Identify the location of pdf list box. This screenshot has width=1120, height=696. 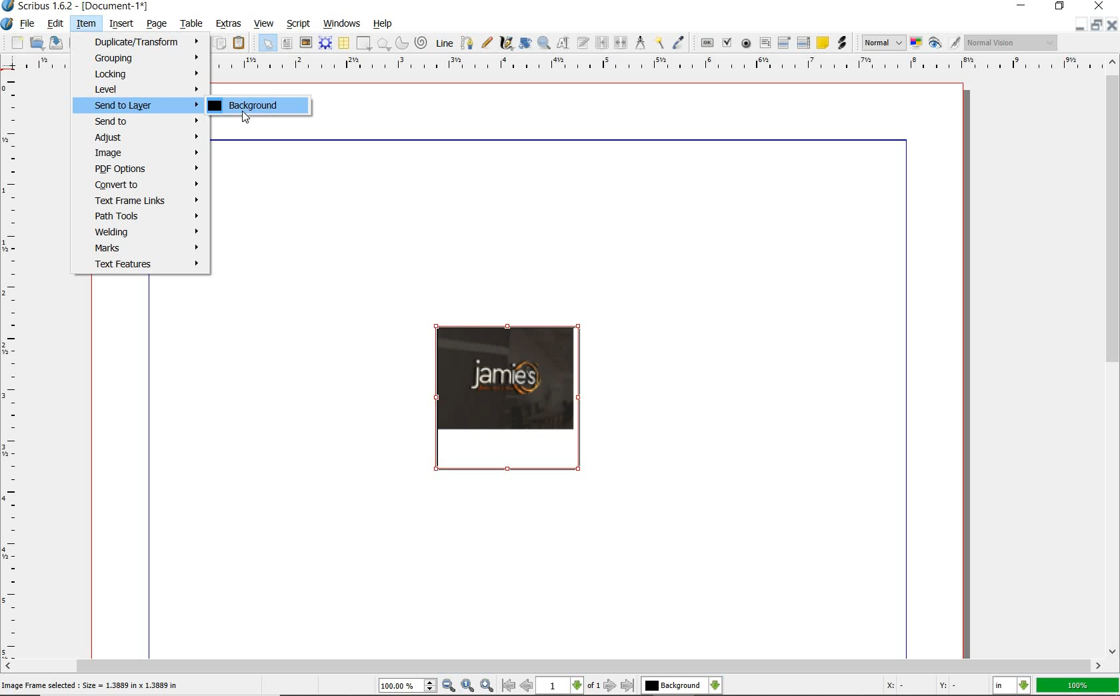
(803, 44).